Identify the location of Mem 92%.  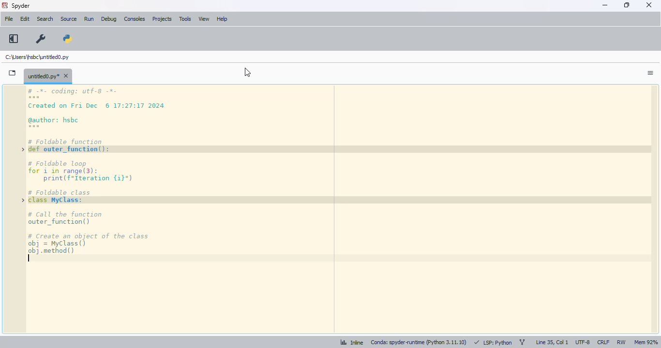
(646, 342).